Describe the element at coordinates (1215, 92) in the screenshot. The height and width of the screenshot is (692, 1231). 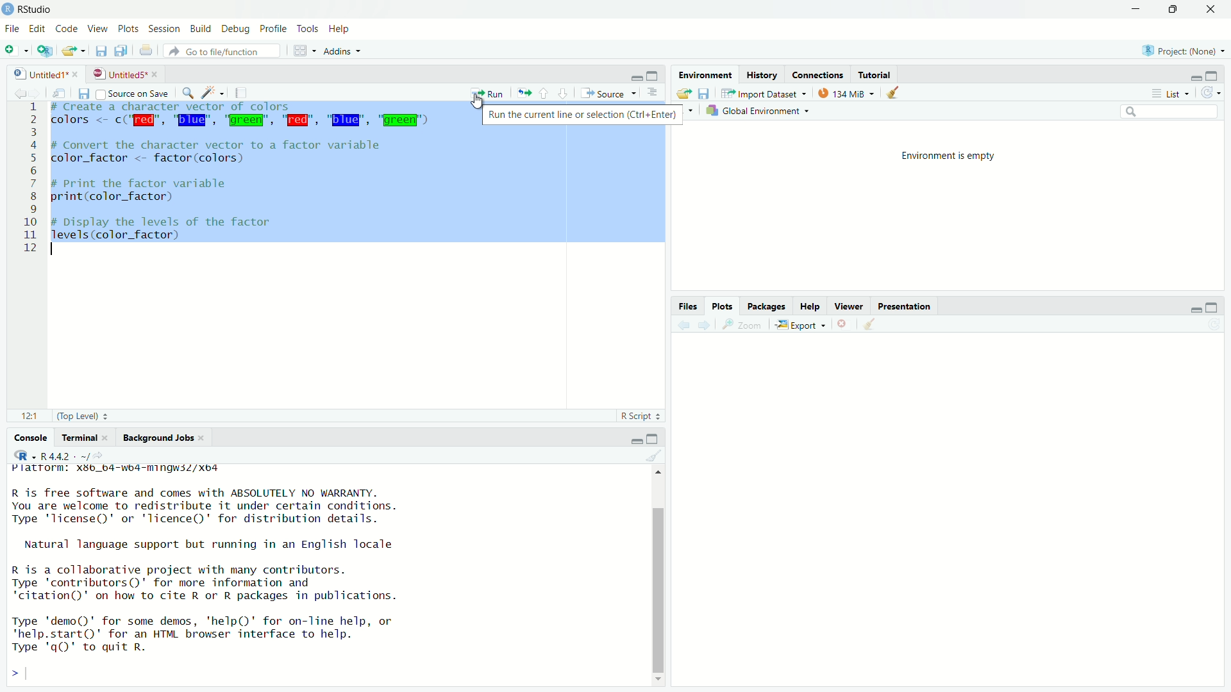
I see `refresh` at that location.